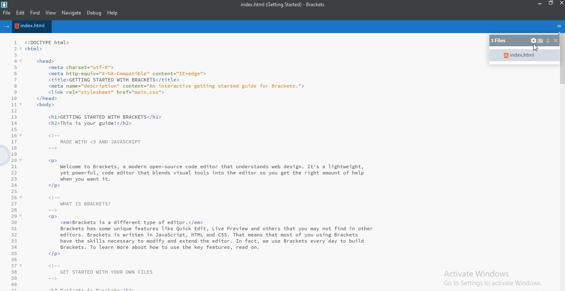 The height and width of the screenshot is (291, 565). What do you see at coordinates (6, 13) in the screenshot?
I see `file` at bounding box center [6, 13].